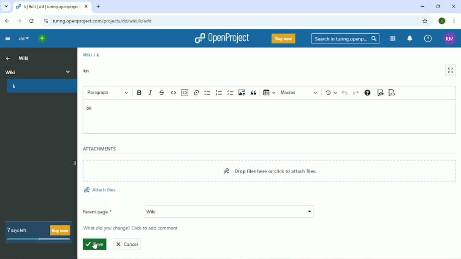 Image resolution: width=461 pixels, height=259 pixels. I want to click on Modules, so click(392, 38).